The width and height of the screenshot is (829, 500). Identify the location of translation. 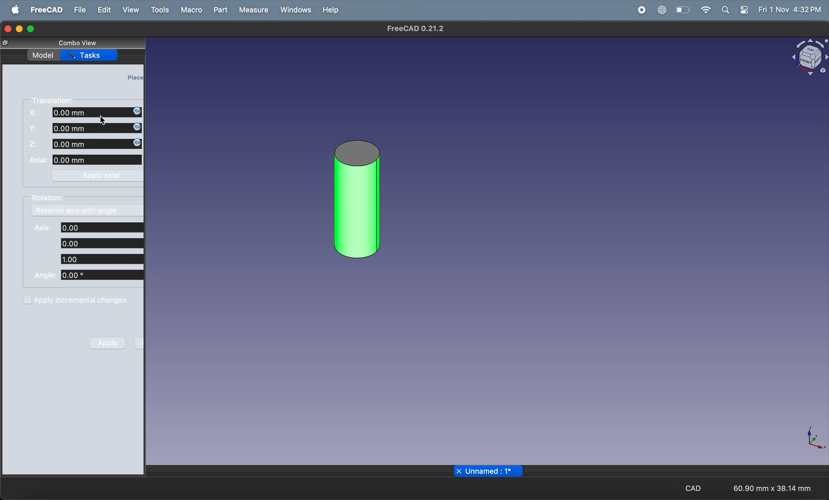
(58, 100).